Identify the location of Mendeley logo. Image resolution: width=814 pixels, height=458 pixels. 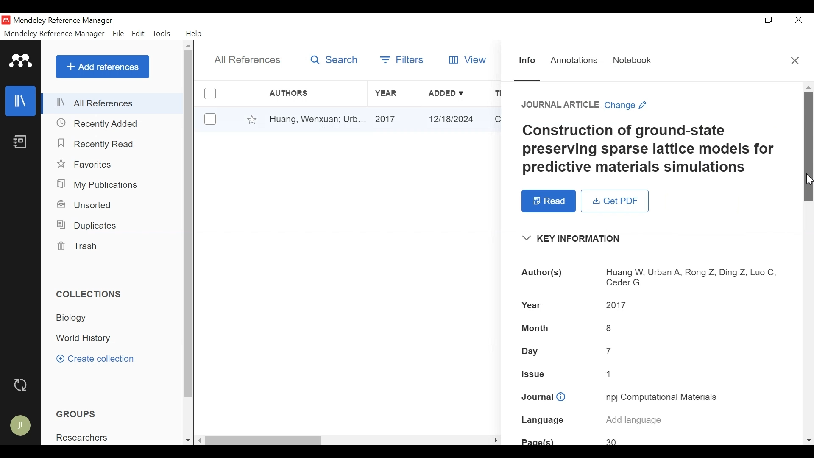
(21, 61).